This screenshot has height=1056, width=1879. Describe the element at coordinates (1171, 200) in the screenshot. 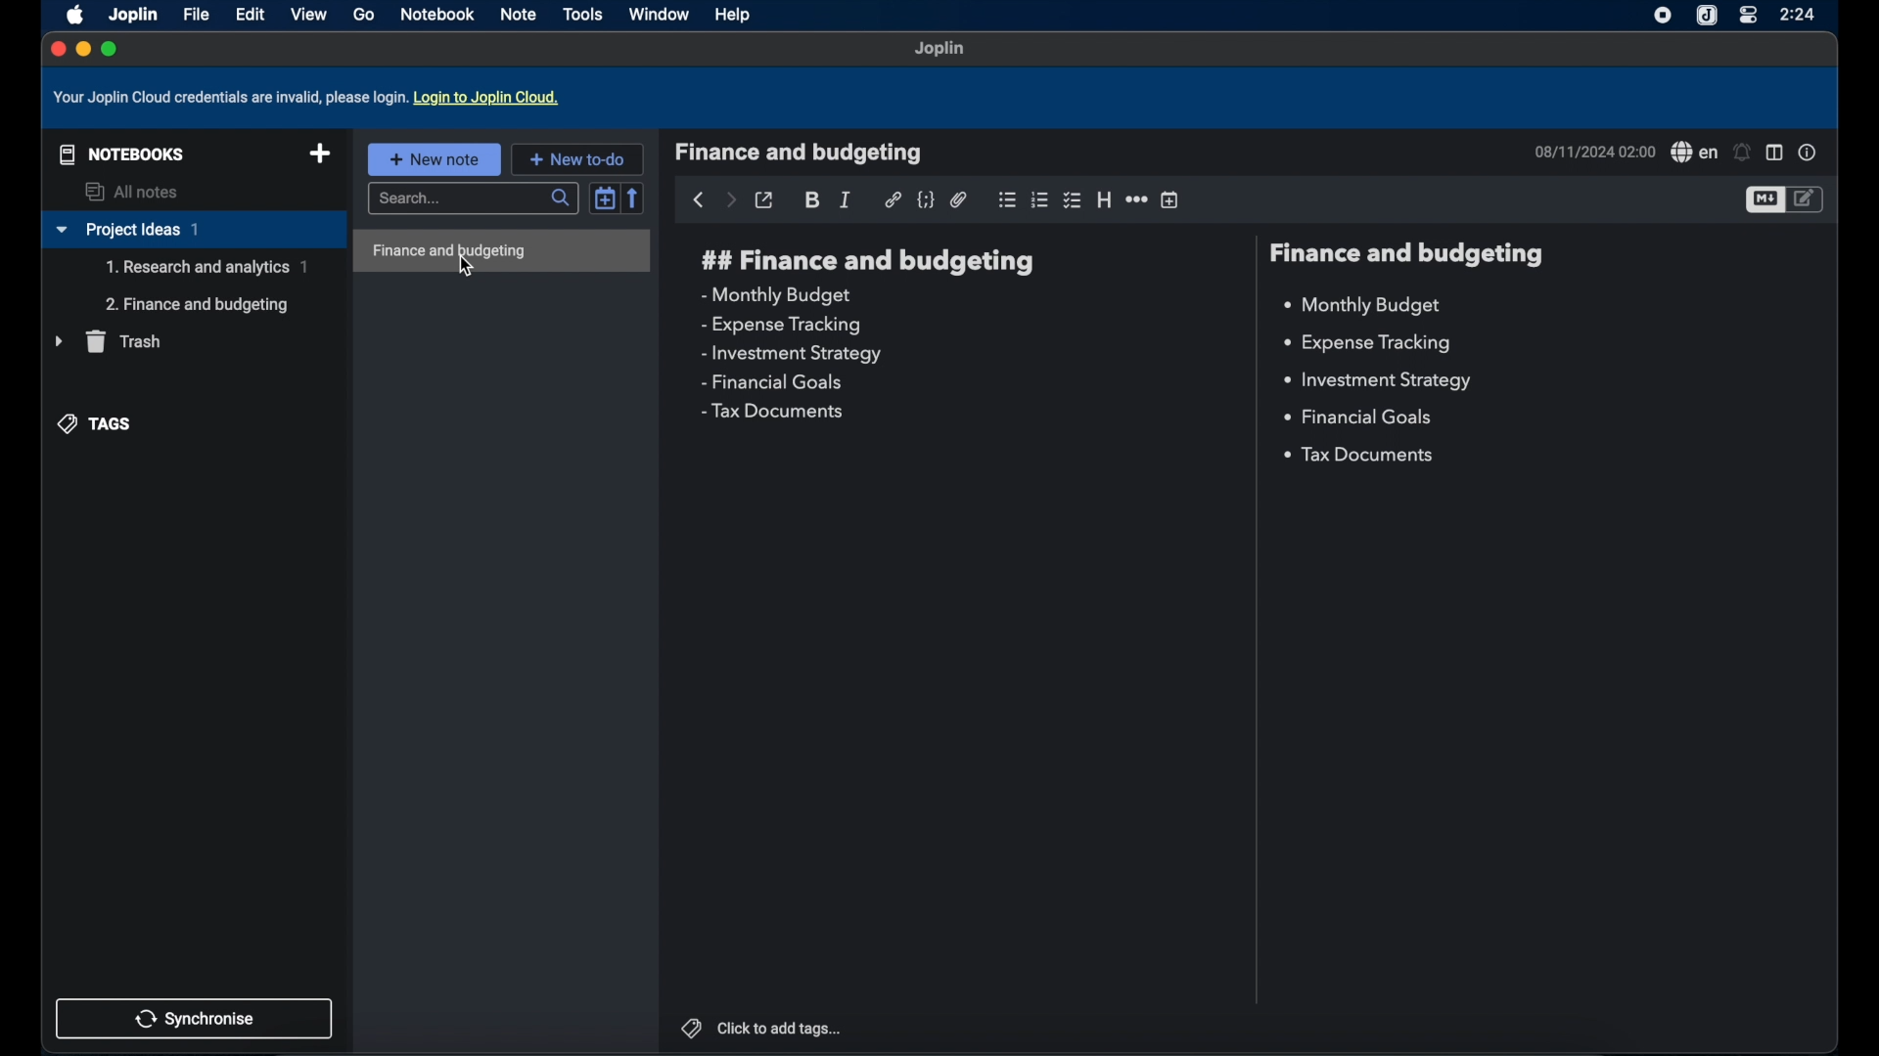

I see `insert time` at that location.